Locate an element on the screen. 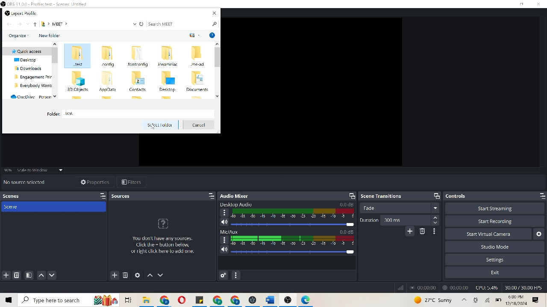 Image resolution: width=547 pixels, height=307 pixels. scene is located at coordinates (55, 208).